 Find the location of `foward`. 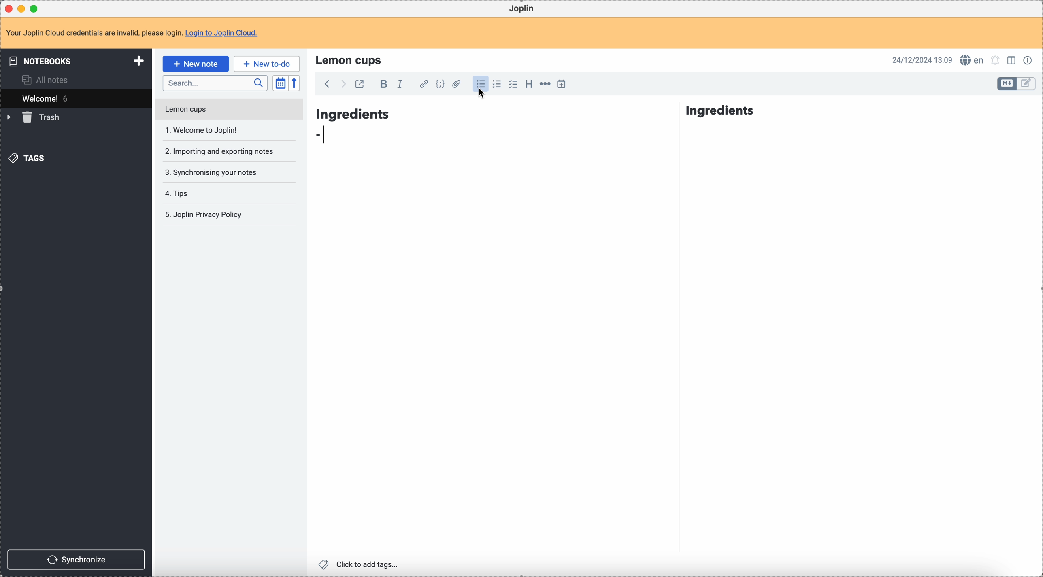

foward is located at coordinates (342, 84).